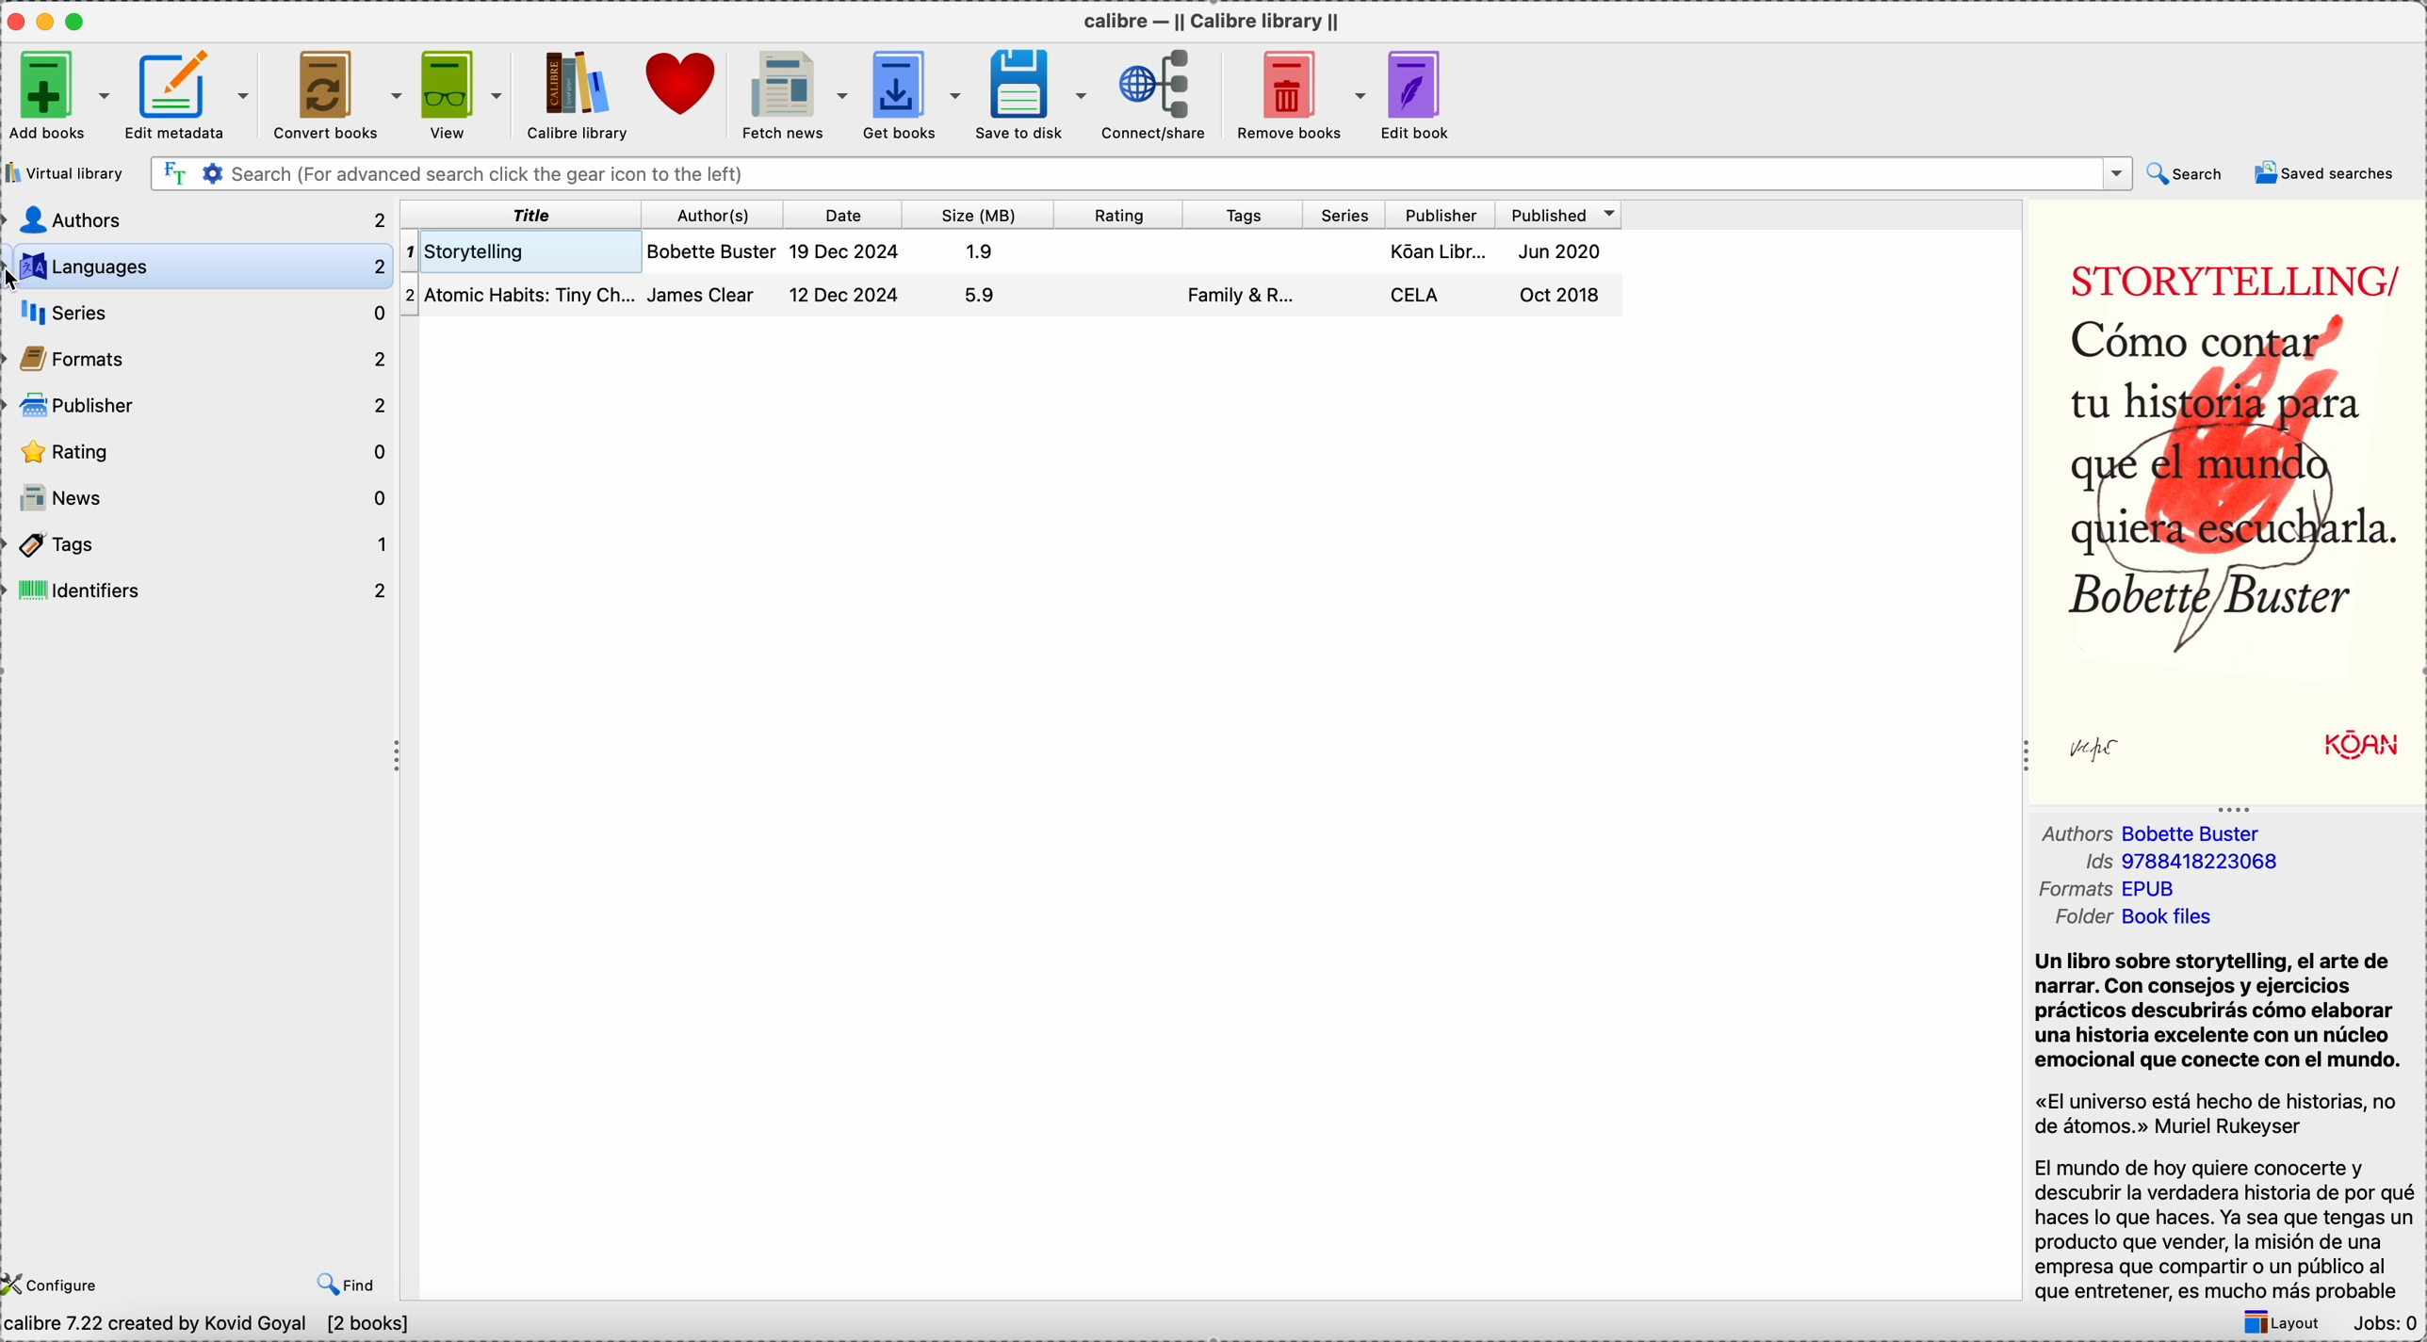 This screenshot has width=2427, height=1342. Describe the element at coordinates (1012, 251) in the screenshot. I see `Storytelling` at that location.